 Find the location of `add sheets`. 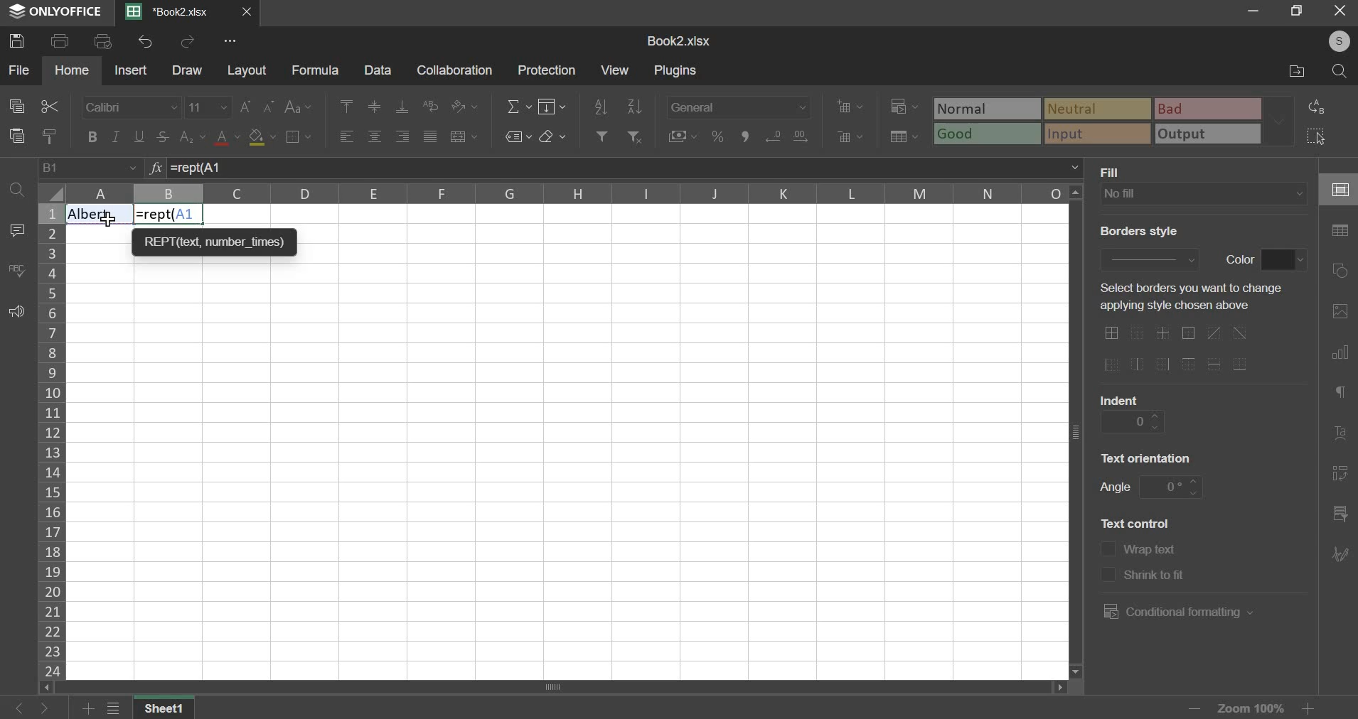

add sheets is located at coordinates (87, 708).